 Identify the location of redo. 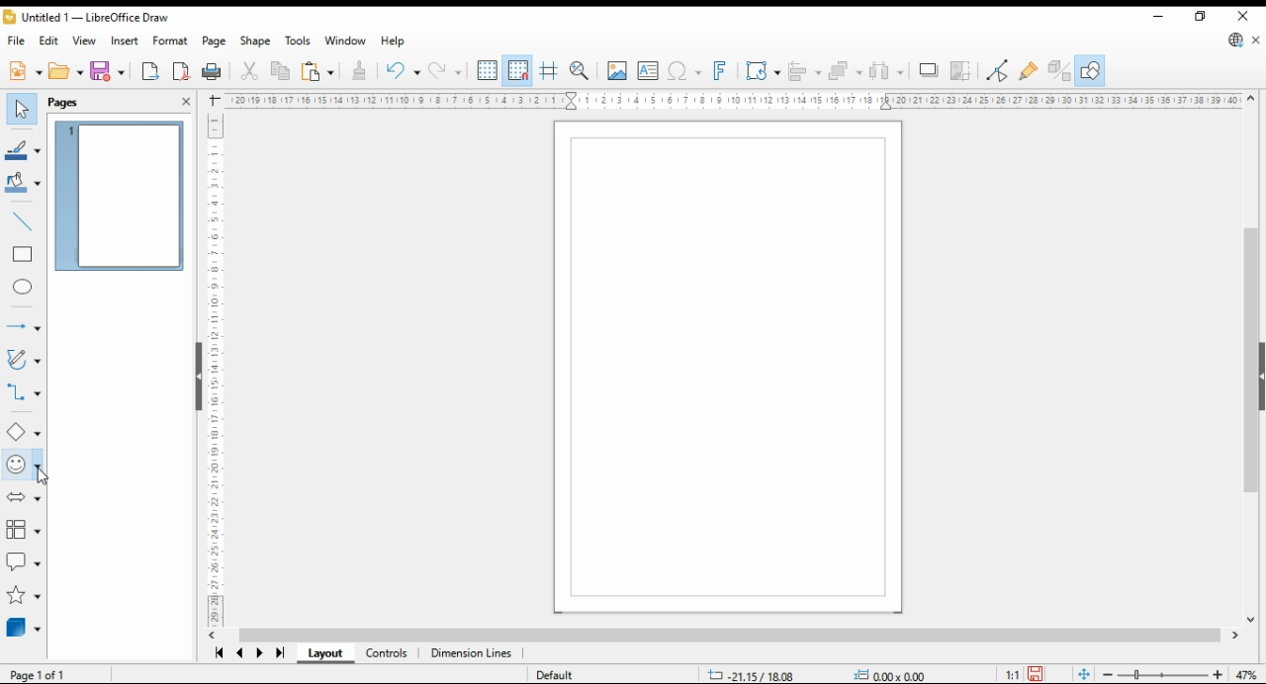
(444, 70).